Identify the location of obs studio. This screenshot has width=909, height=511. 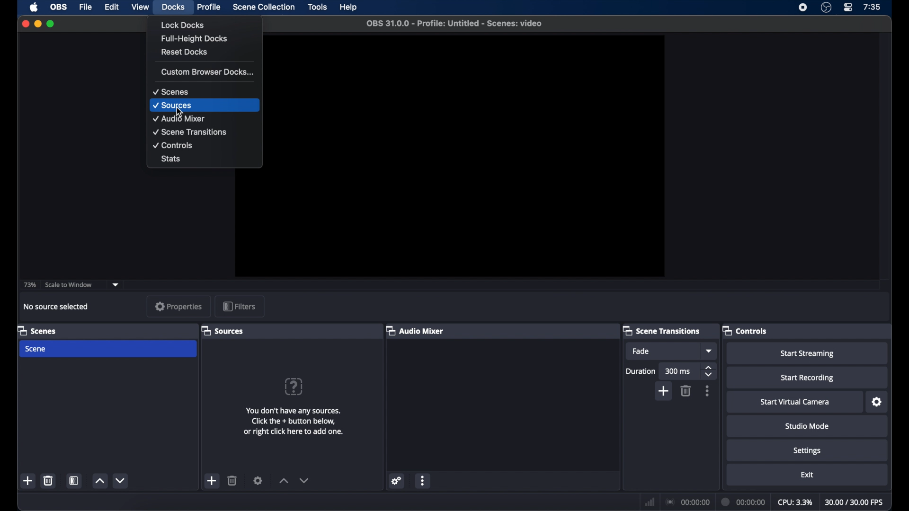
(826, 8).